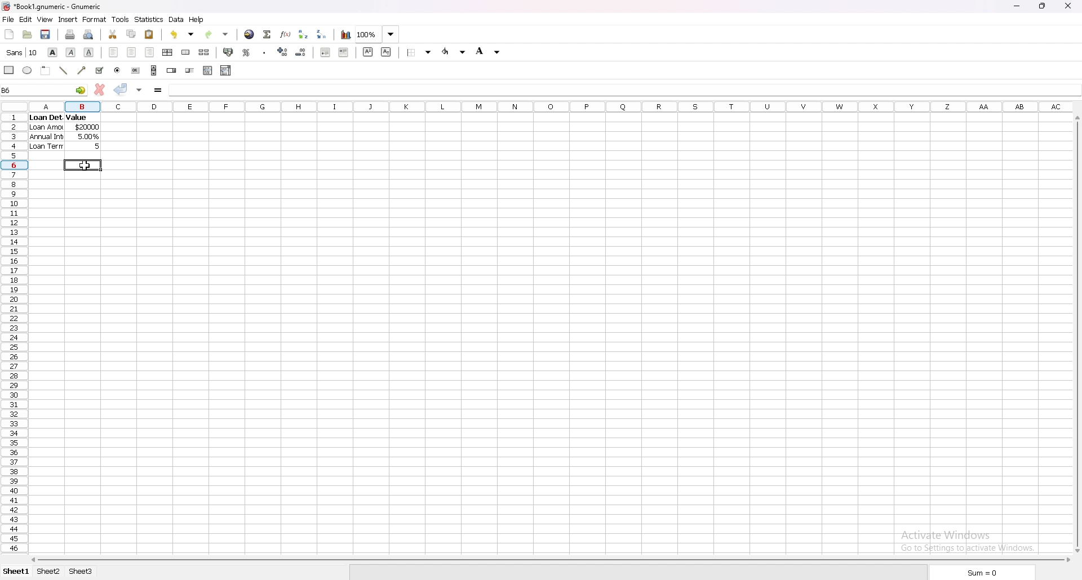 The height and width of the screenshot is (580, 1082). What do you see at coordinates (100, 89) in the screenshot?
I see `cancel change` at bounding box center [100, 89].